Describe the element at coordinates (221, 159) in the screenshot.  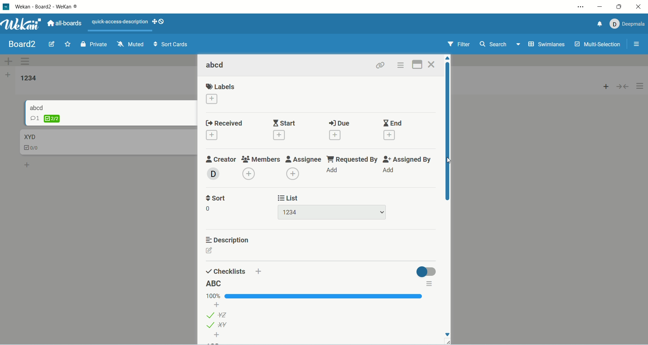
I see `creator` at that location.